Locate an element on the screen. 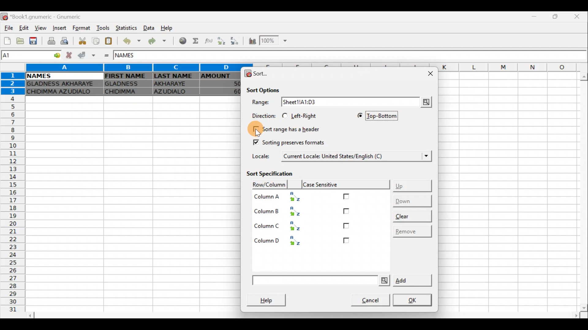  AMOUNT is located at coordinates (220, 77).